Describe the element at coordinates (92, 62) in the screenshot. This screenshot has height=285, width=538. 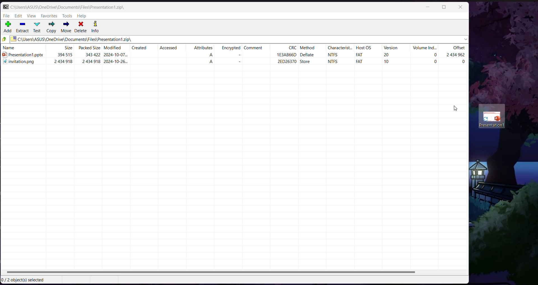
I see `2434918` at that location.